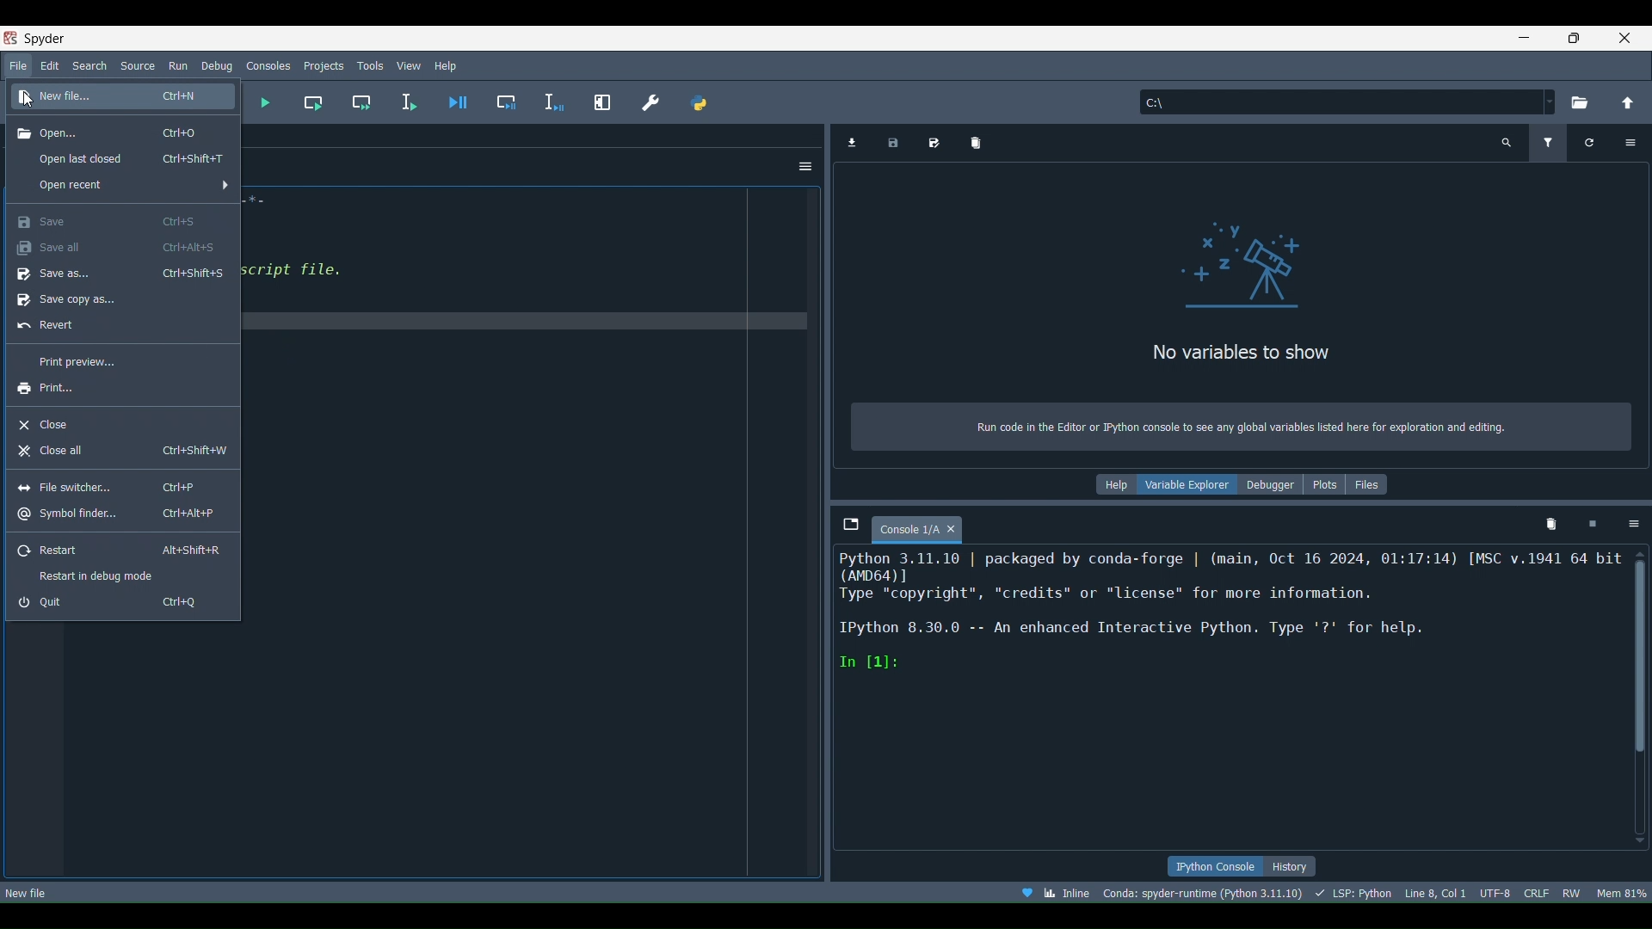 The width and height of the screenshot is (1652, 929). I want to click on Debug, so click(218, 64).